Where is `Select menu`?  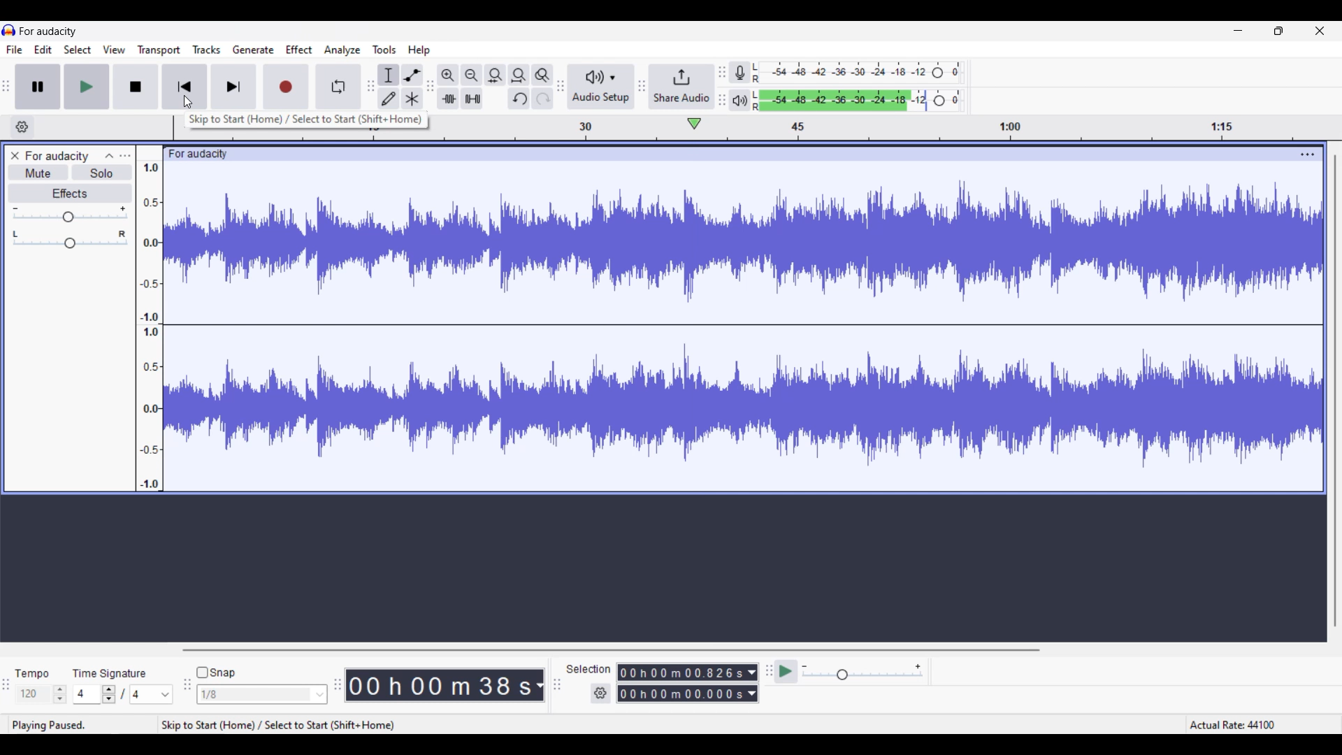
Select menu is located at coordinates (78, 50).